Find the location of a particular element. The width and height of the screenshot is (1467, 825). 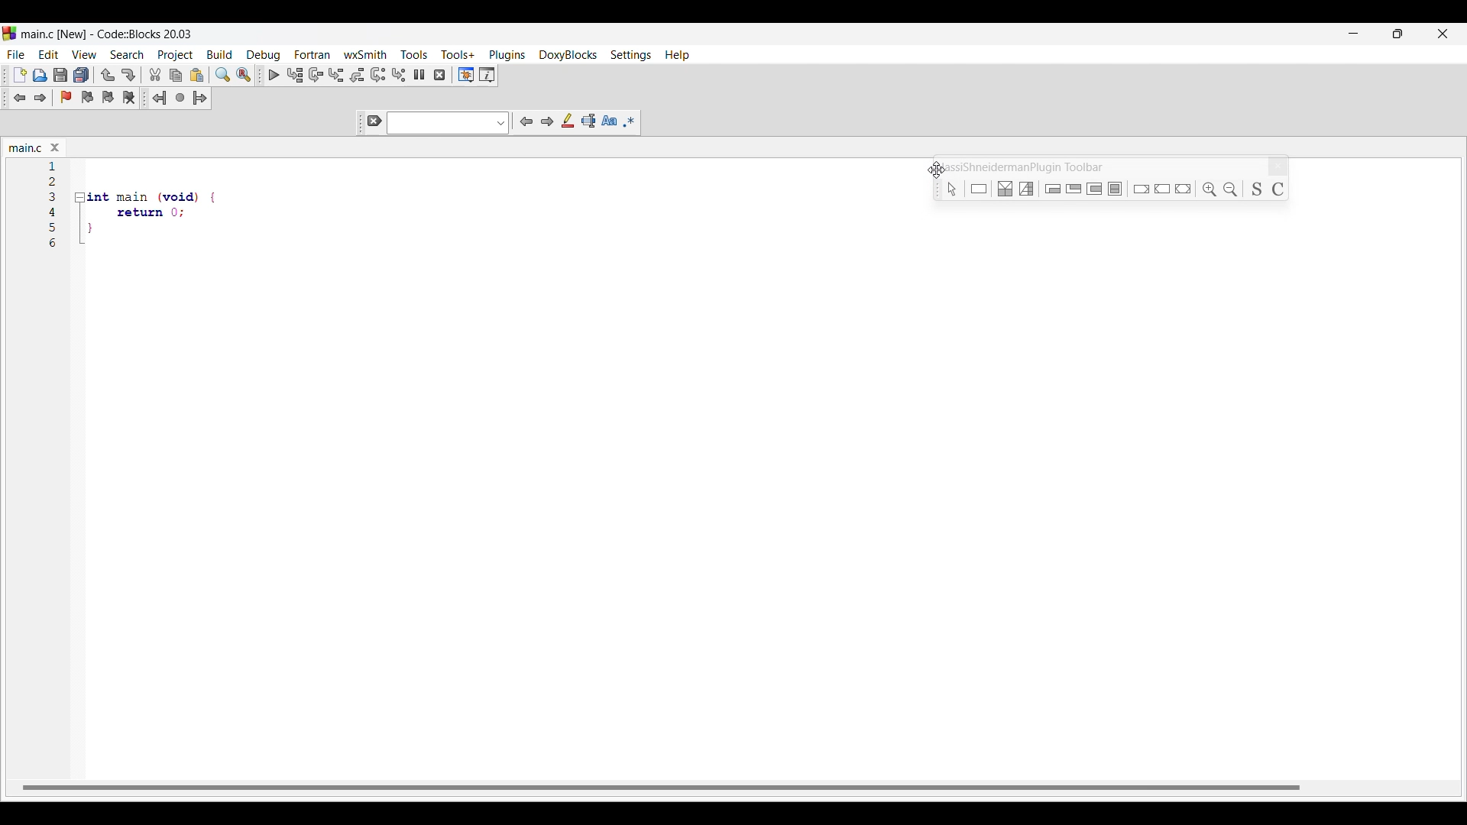

Save is located at coordinates (62, 75).